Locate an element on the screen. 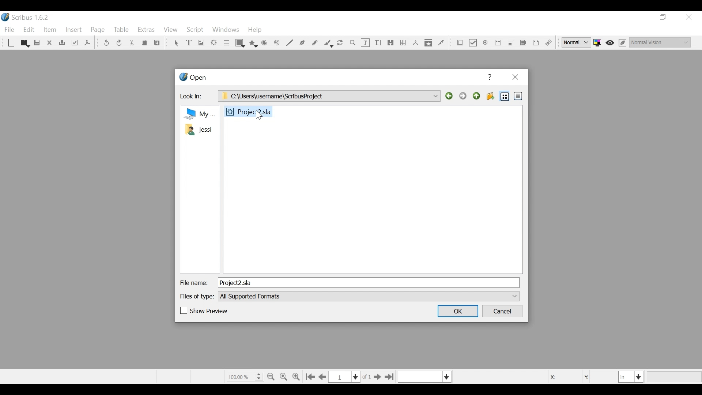 This screenshot has height=395, width=702. Spiral  is located at coordinates (276, 44).